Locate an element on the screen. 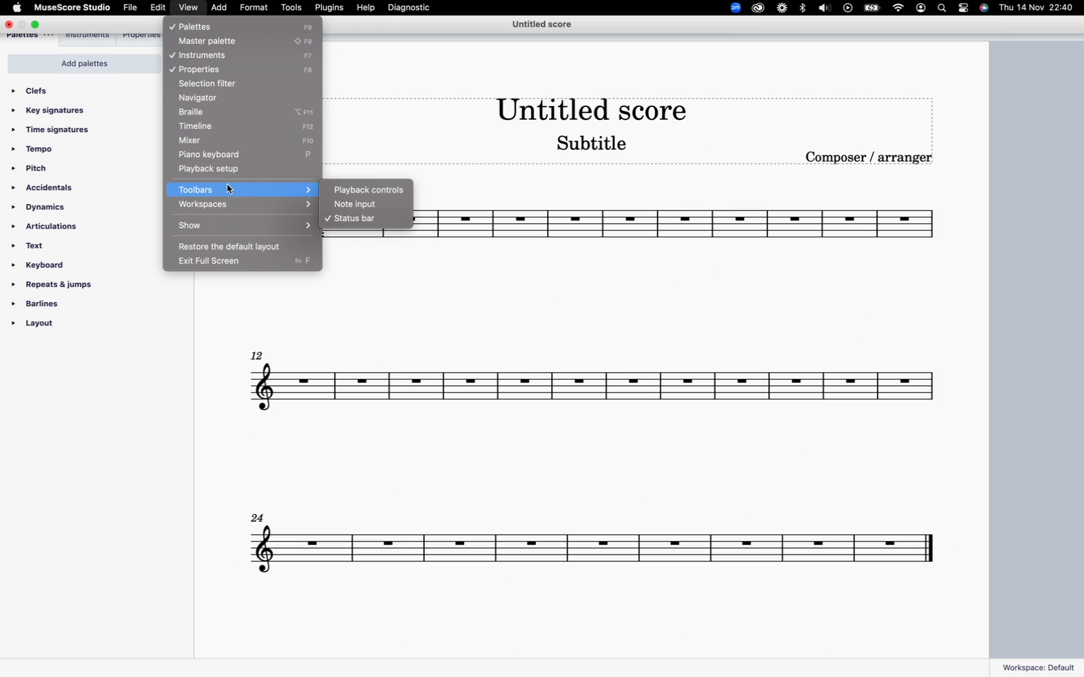 The height and width of the screenshot is (677, 1084). musescore studio is located at coordinates (74, 8).